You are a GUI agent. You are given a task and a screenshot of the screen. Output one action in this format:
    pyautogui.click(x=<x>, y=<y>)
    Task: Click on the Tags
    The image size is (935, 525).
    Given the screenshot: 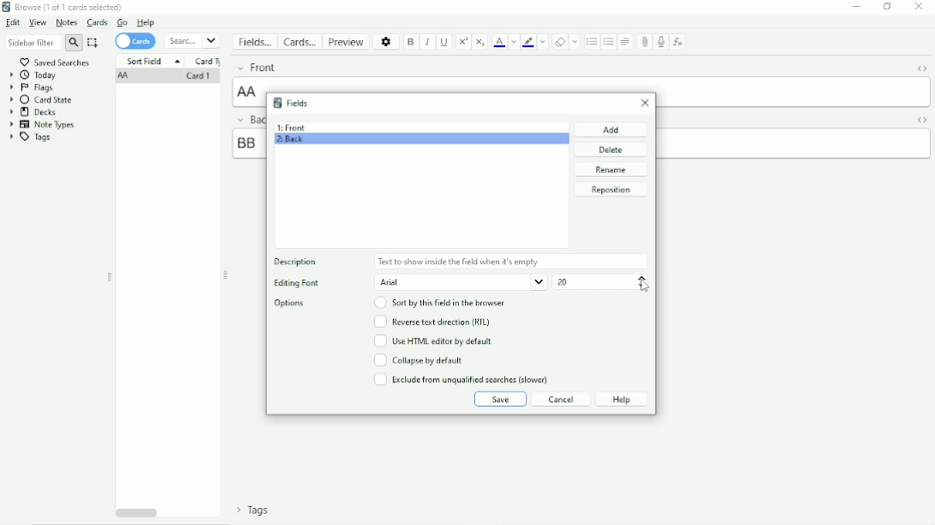 What is the action you would take?
    pyautogui.click(x=30, y=138)
    